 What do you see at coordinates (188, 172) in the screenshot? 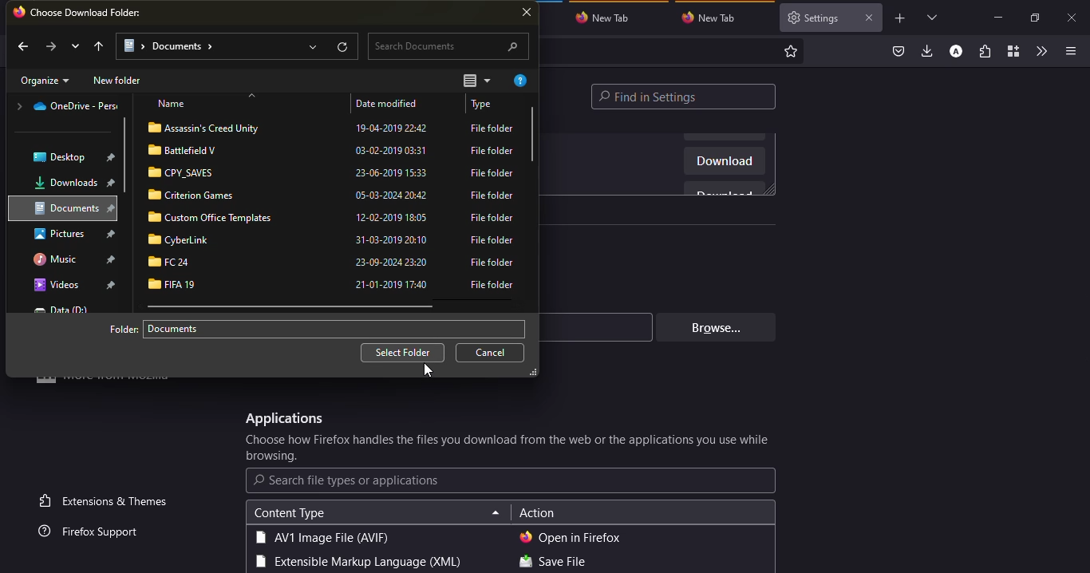
I see `folder` at bounding box center [188, 172].